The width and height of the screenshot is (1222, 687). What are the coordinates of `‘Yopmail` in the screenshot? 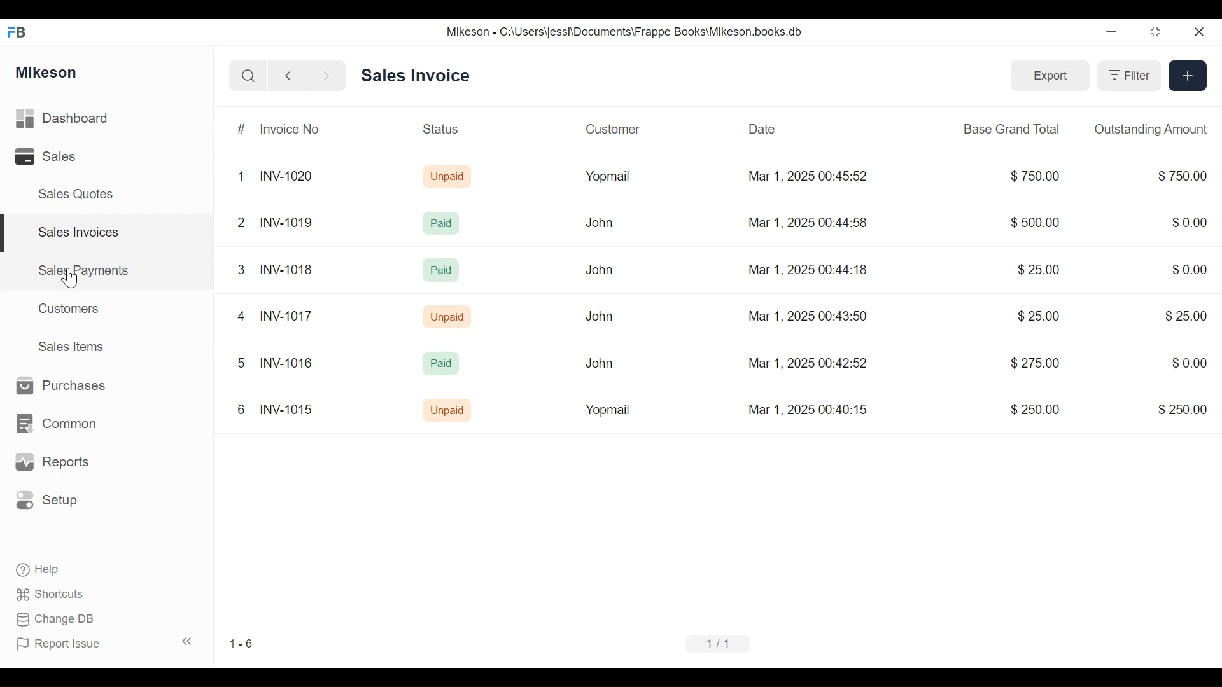 It's located at (606, 412).